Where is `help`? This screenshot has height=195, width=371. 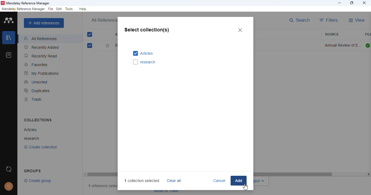
help is located at coordinates (84, 8).